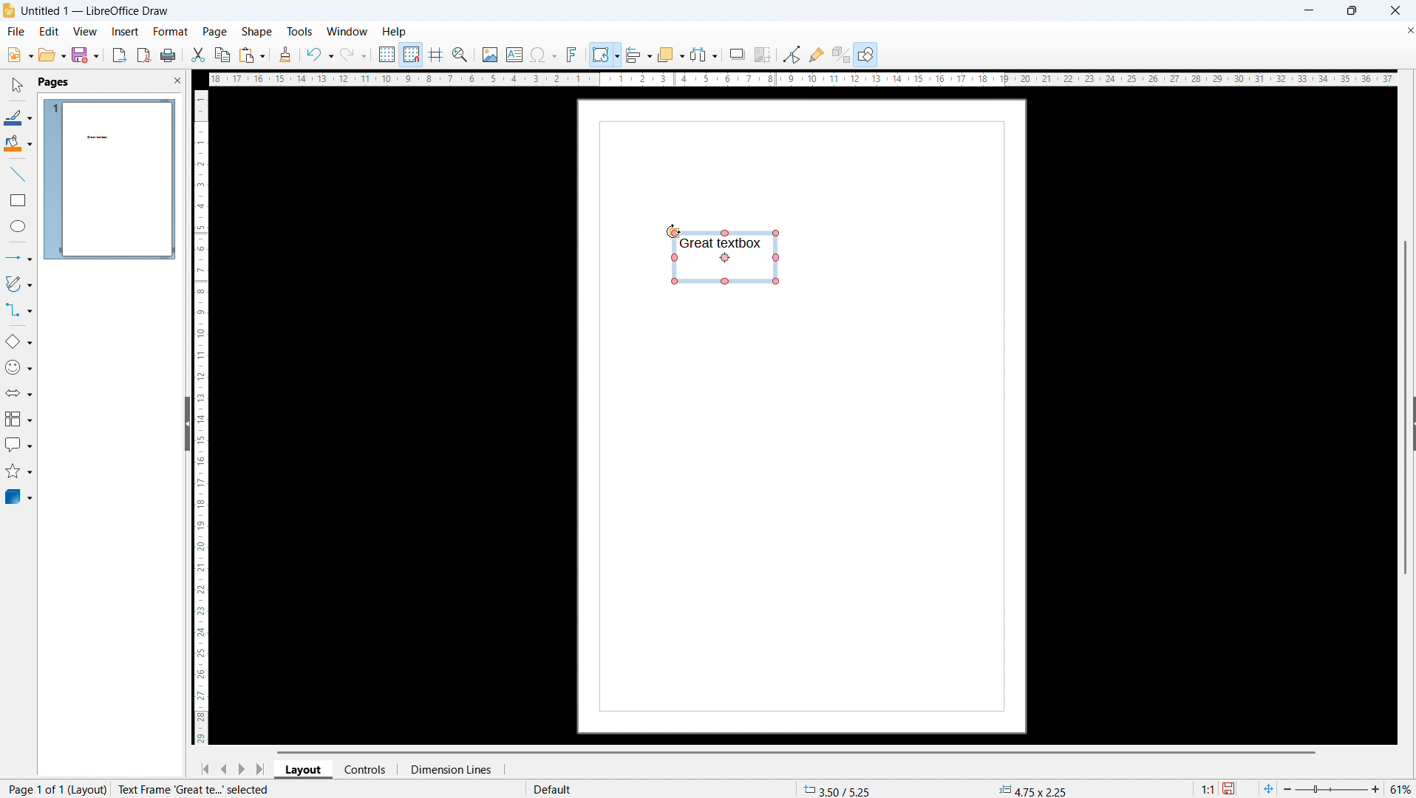 The image size is (1416, 798). Describe the element at coordinates (1402, 790) in the screenshot. I see `Zoom level` at that location.